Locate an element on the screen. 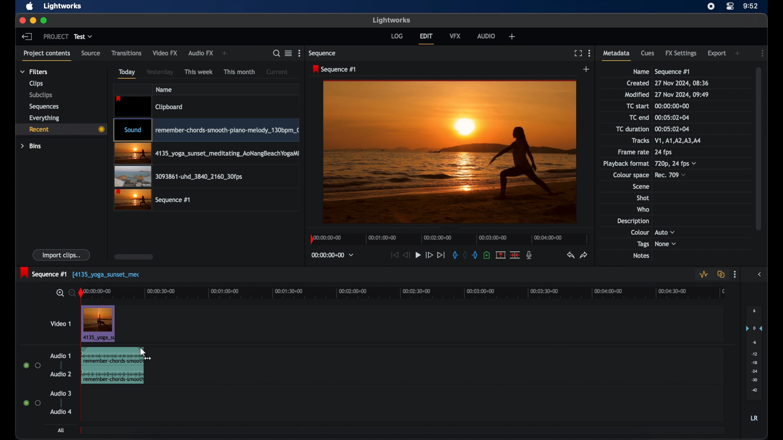  fx settongs is located at coordinates (682, 53).